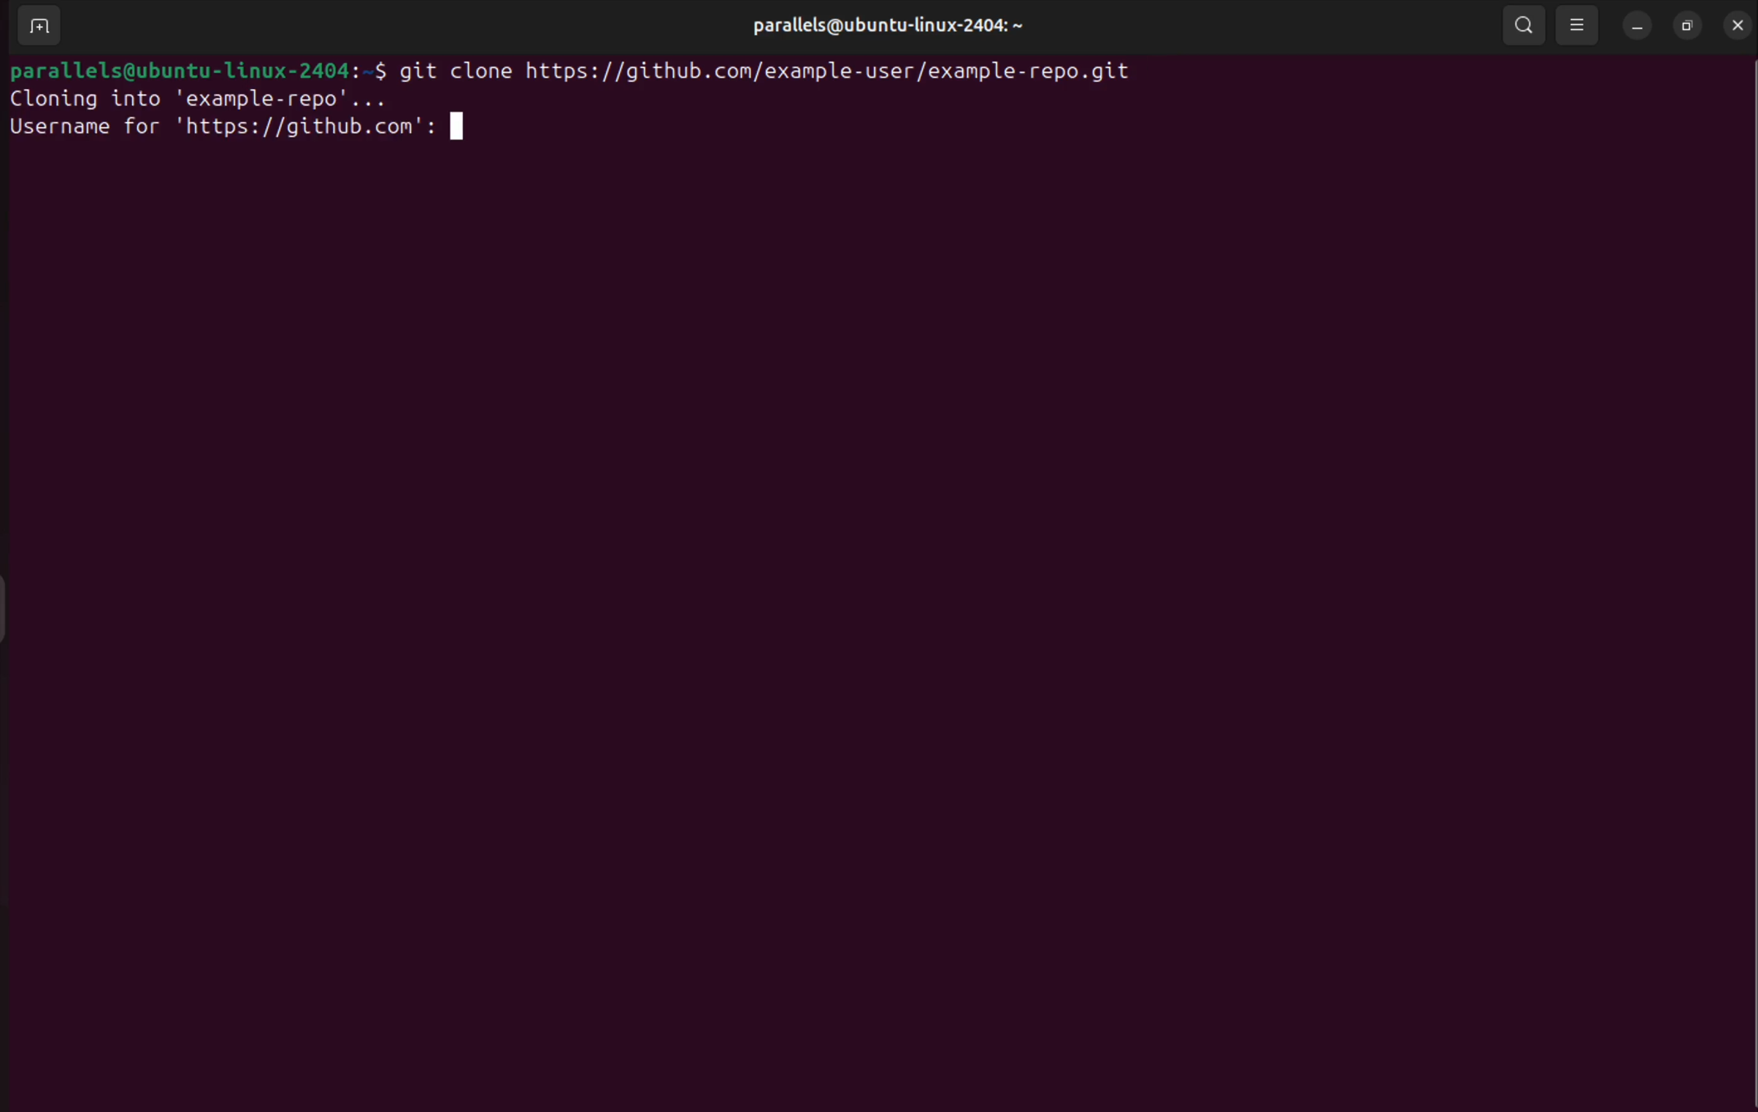 The image size is (1758, 1112). Describe the element at coordinates (883, 26) in the screenshot. I see `parallels` at that location.